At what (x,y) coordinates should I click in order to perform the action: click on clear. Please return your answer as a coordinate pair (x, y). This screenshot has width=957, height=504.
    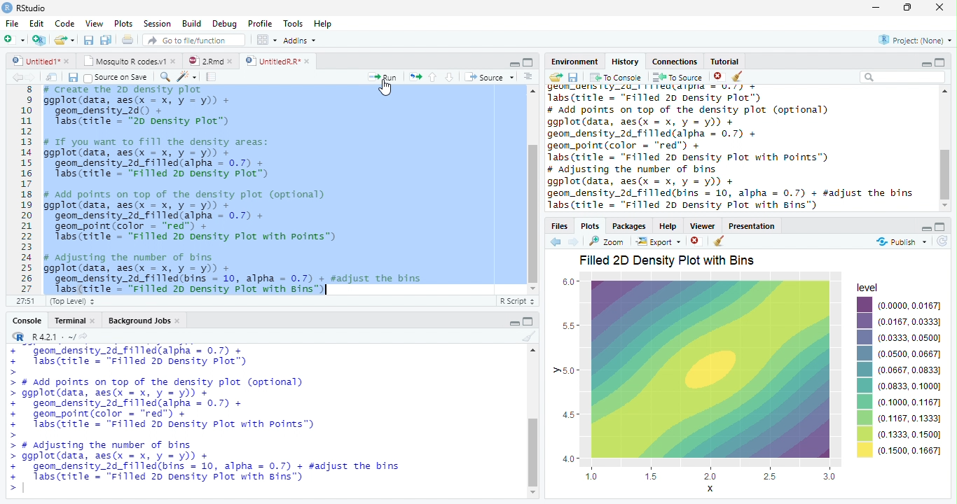
    Looking at the image, I should click on (738, 77).